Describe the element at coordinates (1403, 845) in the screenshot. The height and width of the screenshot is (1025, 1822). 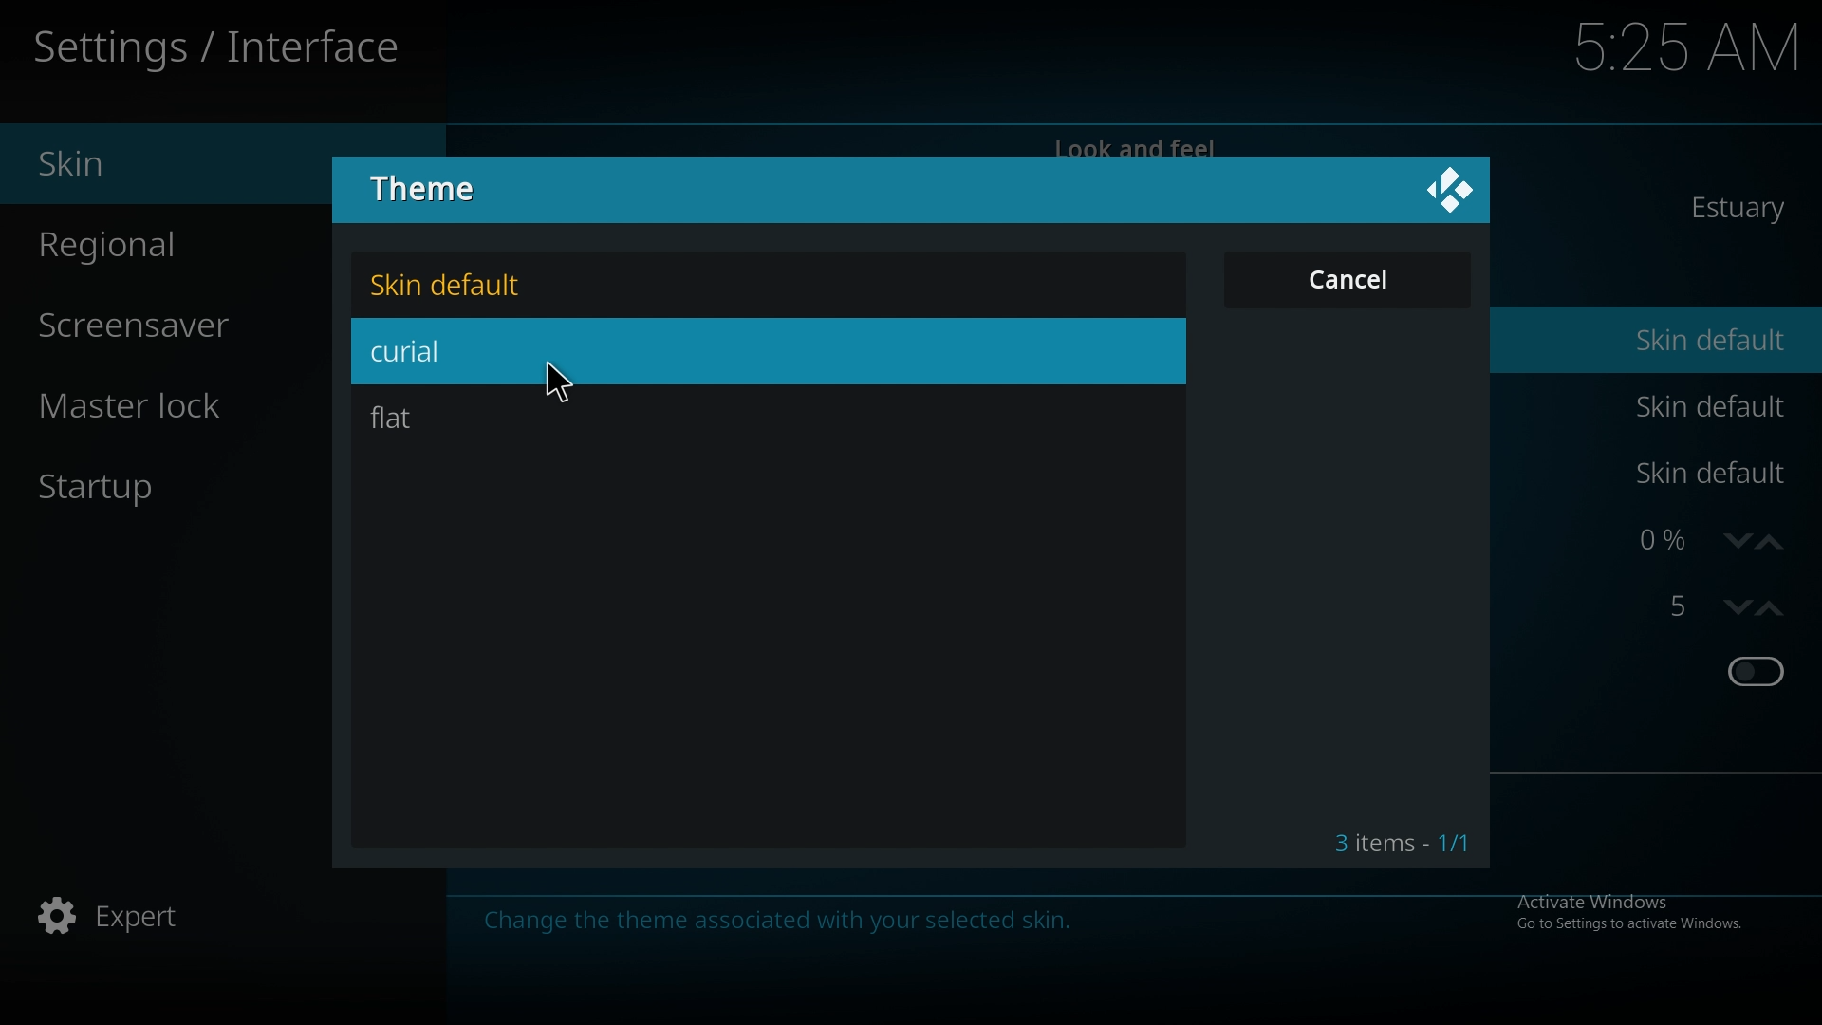
I see `items count` at that location.